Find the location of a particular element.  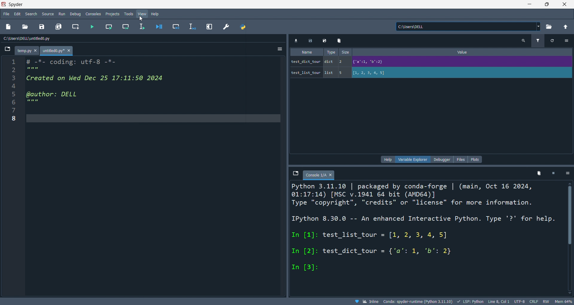

edit is located at coordinates (17, 14).